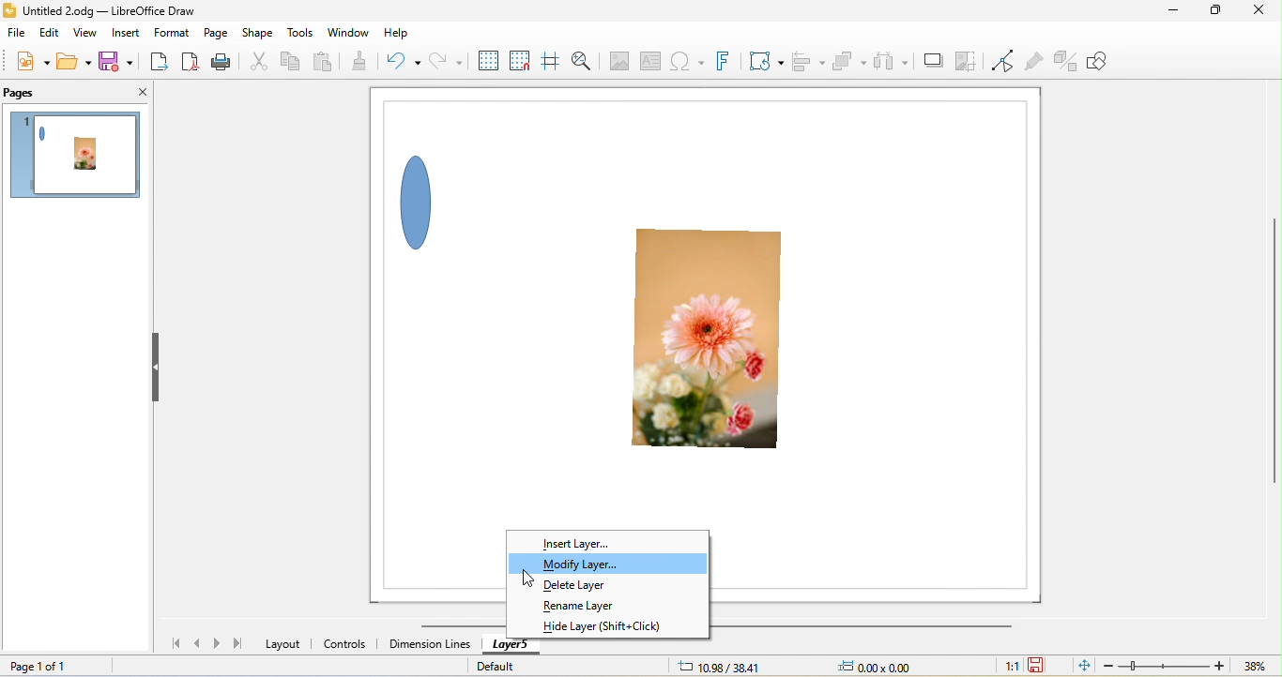  Describe the element at coordinates (198, 643) in the screenshot. I see `previous page` at that location.